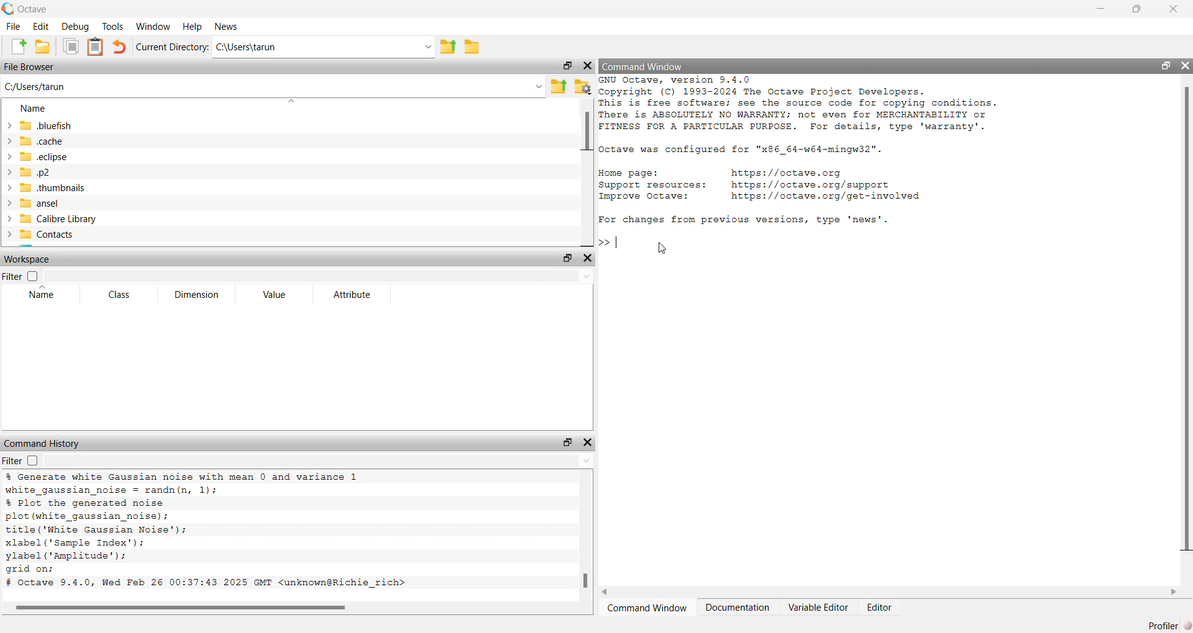 This screenshot has width=1193, height=633. I want to click on document clipboard, so click(95, 47).